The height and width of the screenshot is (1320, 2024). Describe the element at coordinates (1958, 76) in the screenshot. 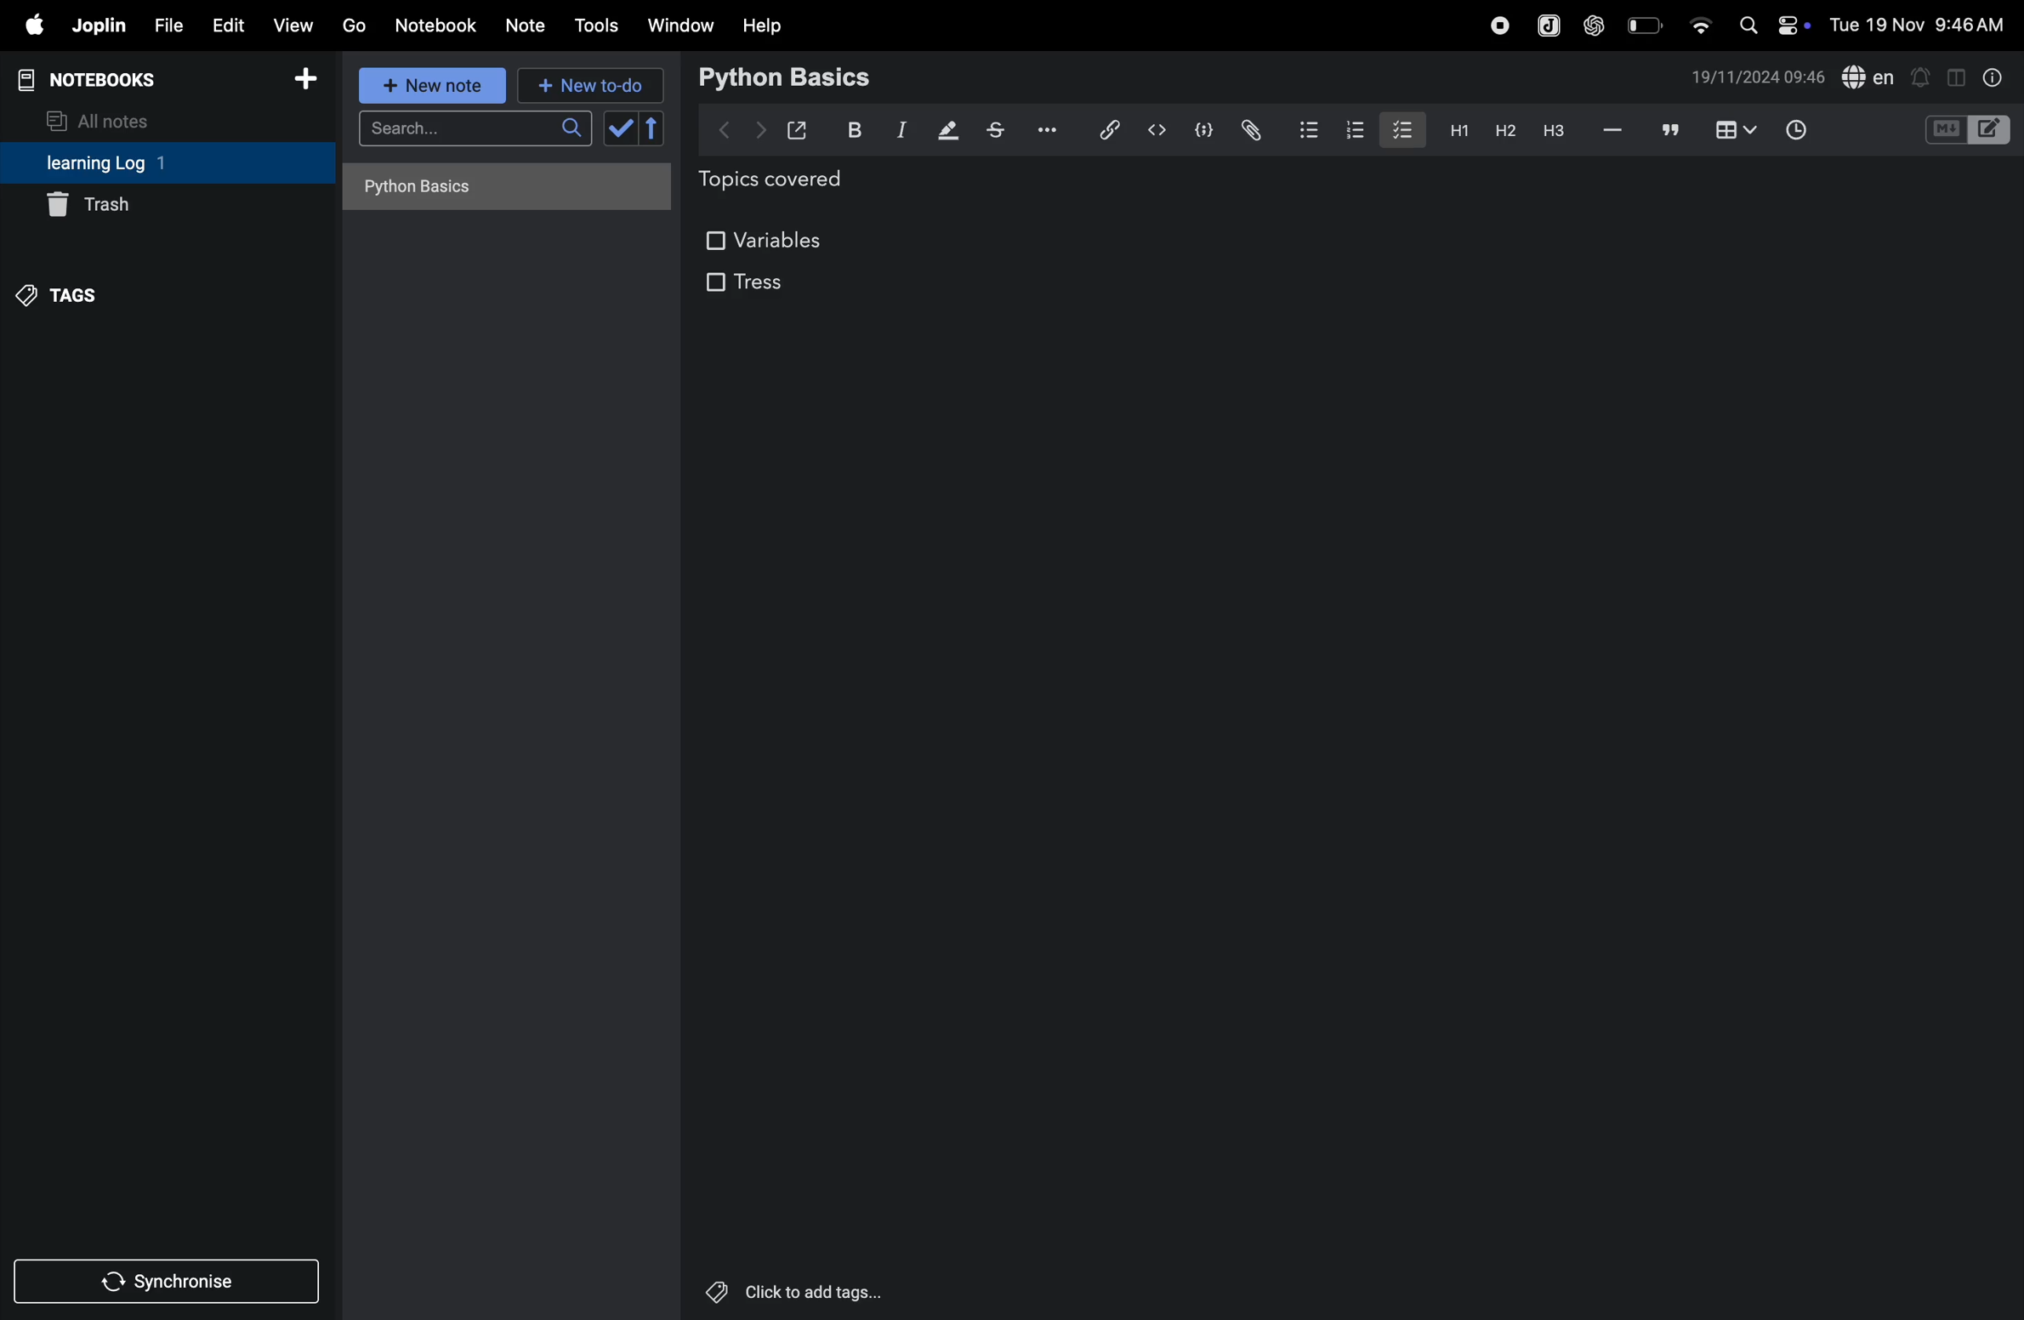

I see `toggle editor layout` at that location.